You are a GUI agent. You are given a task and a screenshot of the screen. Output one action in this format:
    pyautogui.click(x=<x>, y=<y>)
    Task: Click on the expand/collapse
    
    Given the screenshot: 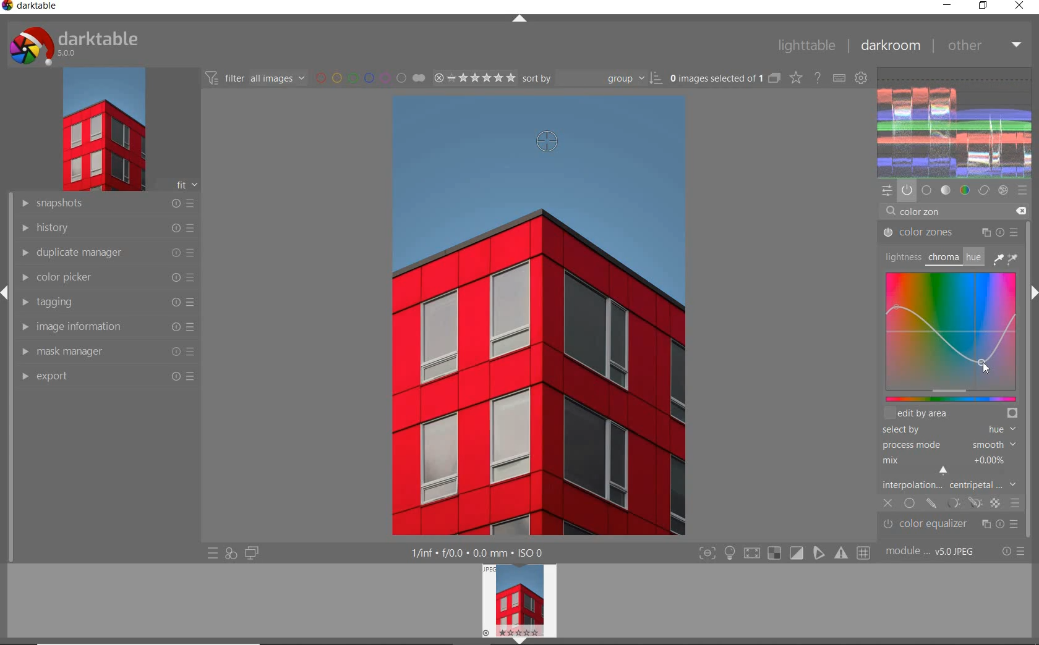 What is the action you would take?
    pyautogui.click(x=515, y=639)
    